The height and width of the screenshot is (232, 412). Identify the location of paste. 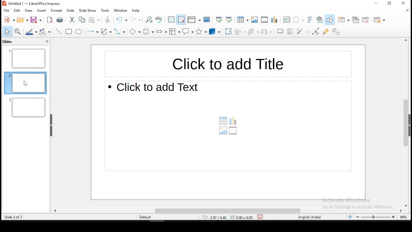
(94, 20).